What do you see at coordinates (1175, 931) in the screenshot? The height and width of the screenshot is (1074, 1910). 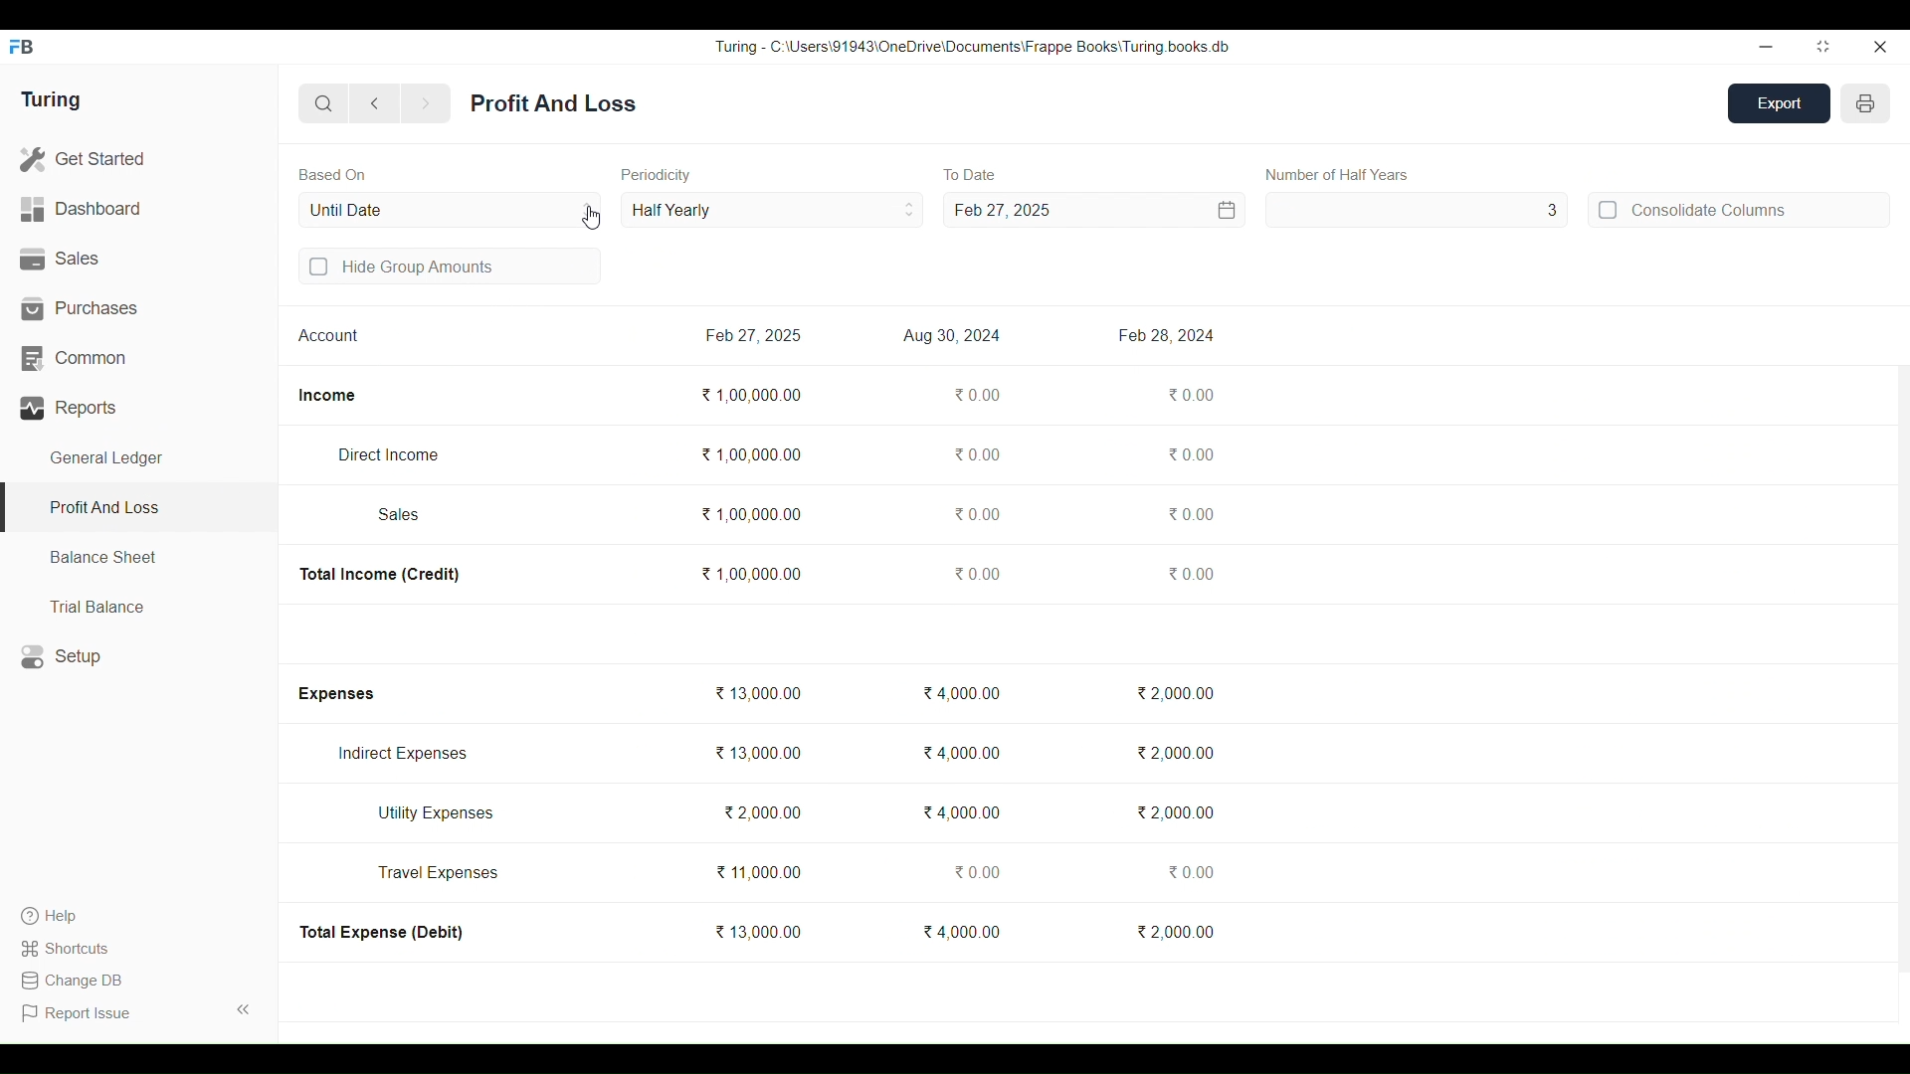 I see `2,000.00` at bounding box center [1175, 931].